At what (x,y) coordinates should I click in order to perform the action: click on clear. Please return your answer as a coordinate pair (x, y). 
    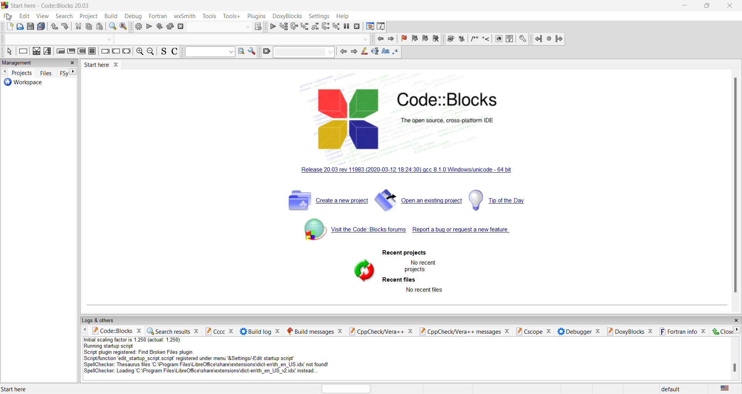
    Looking at the image, I should click on (267, 53).